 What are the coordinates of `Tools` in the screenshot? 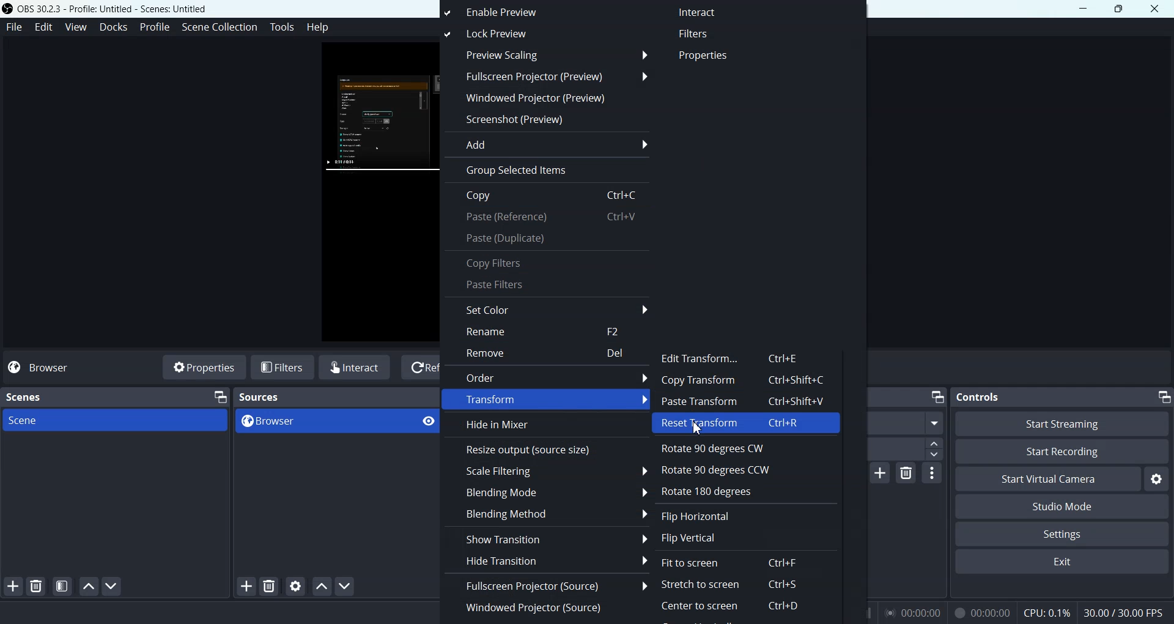 It's located at (282, 26).